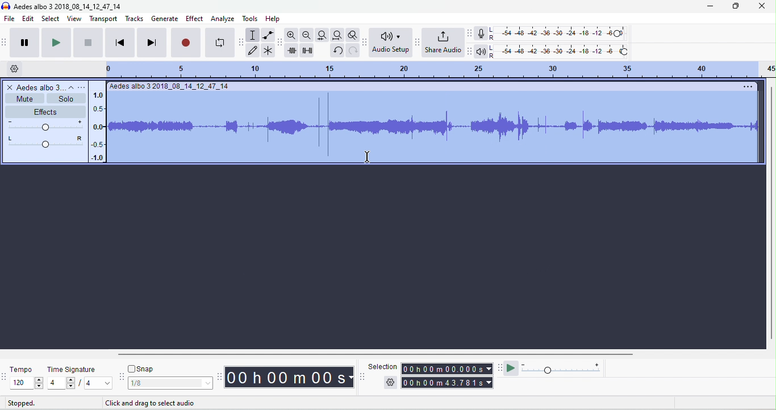 This screenshot has width=776, height=410. What do you see at coordinates (243, 42) in the screenshot?
I see `audacity tools toolbar` at bounding box center [243, 42].